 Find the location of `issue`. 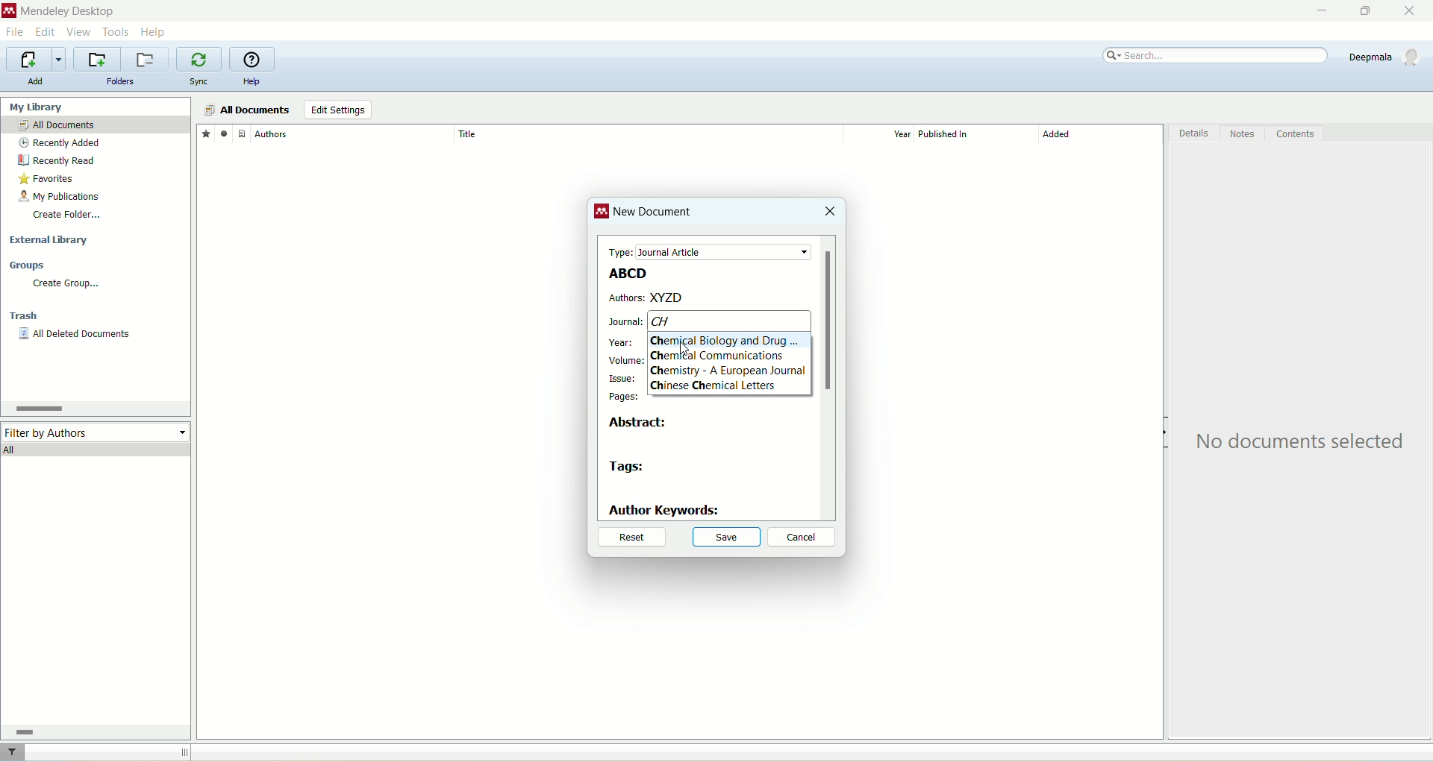

issue is located at coordinates (623, 380).